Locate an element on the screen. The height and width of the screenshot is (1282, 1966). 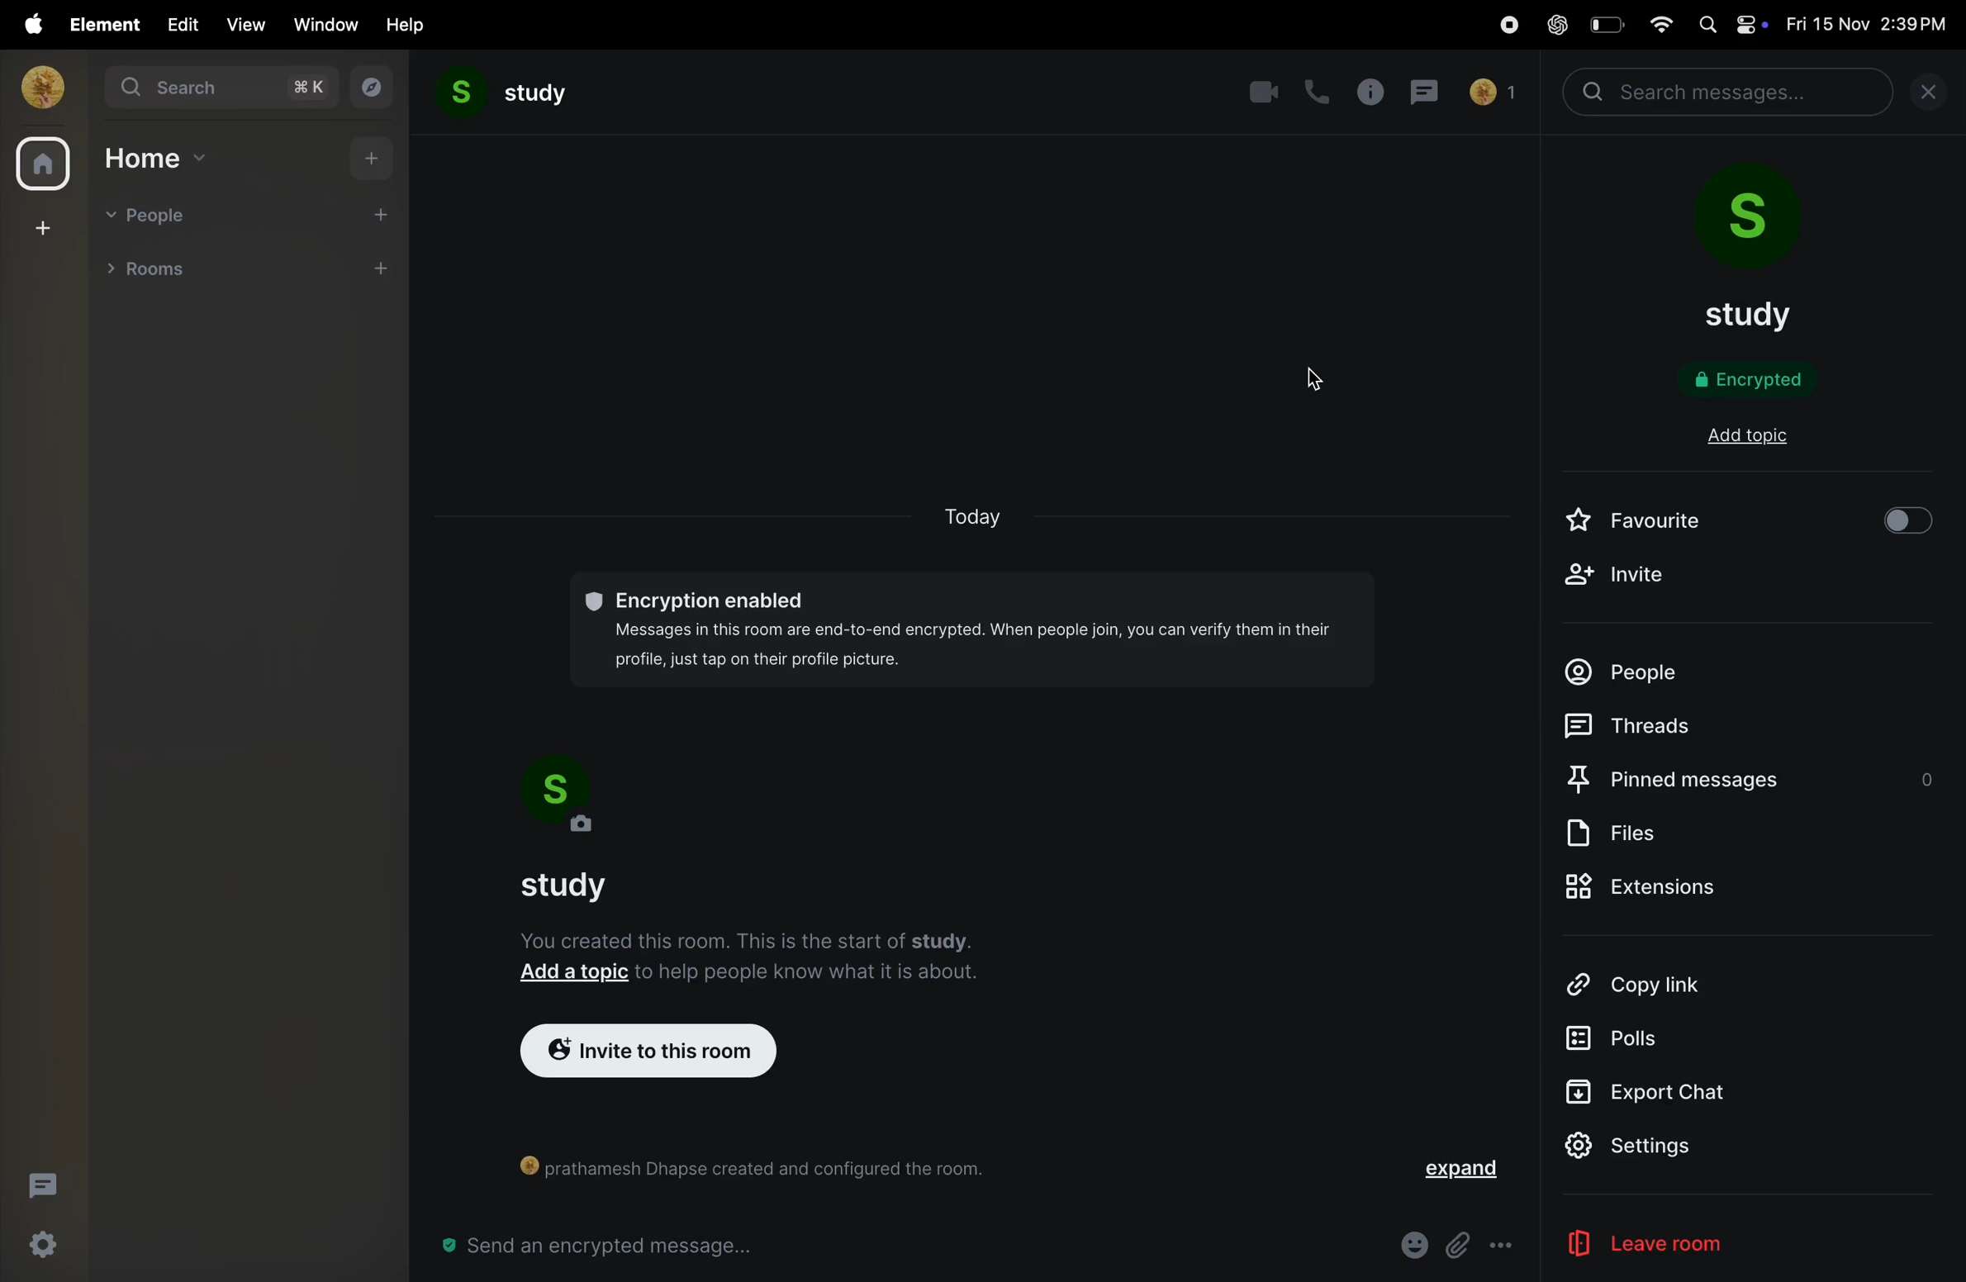
home is located at coordinates (159, 157).